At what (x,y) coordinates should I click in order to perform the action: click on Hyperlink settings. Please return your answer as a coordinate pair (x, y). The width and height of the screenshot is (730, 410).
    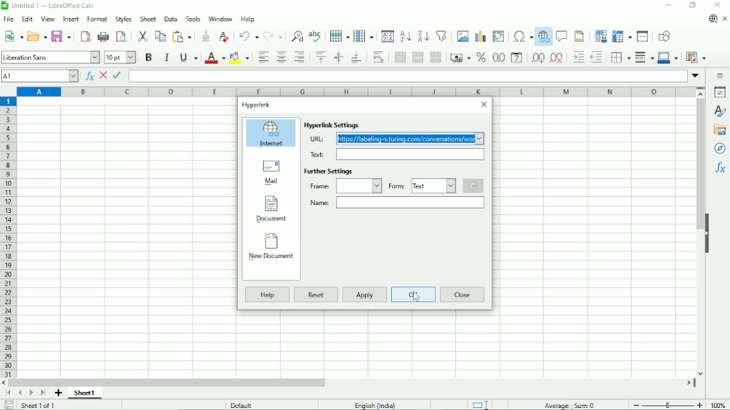
    Looking at the image, I should click on (333, 125).